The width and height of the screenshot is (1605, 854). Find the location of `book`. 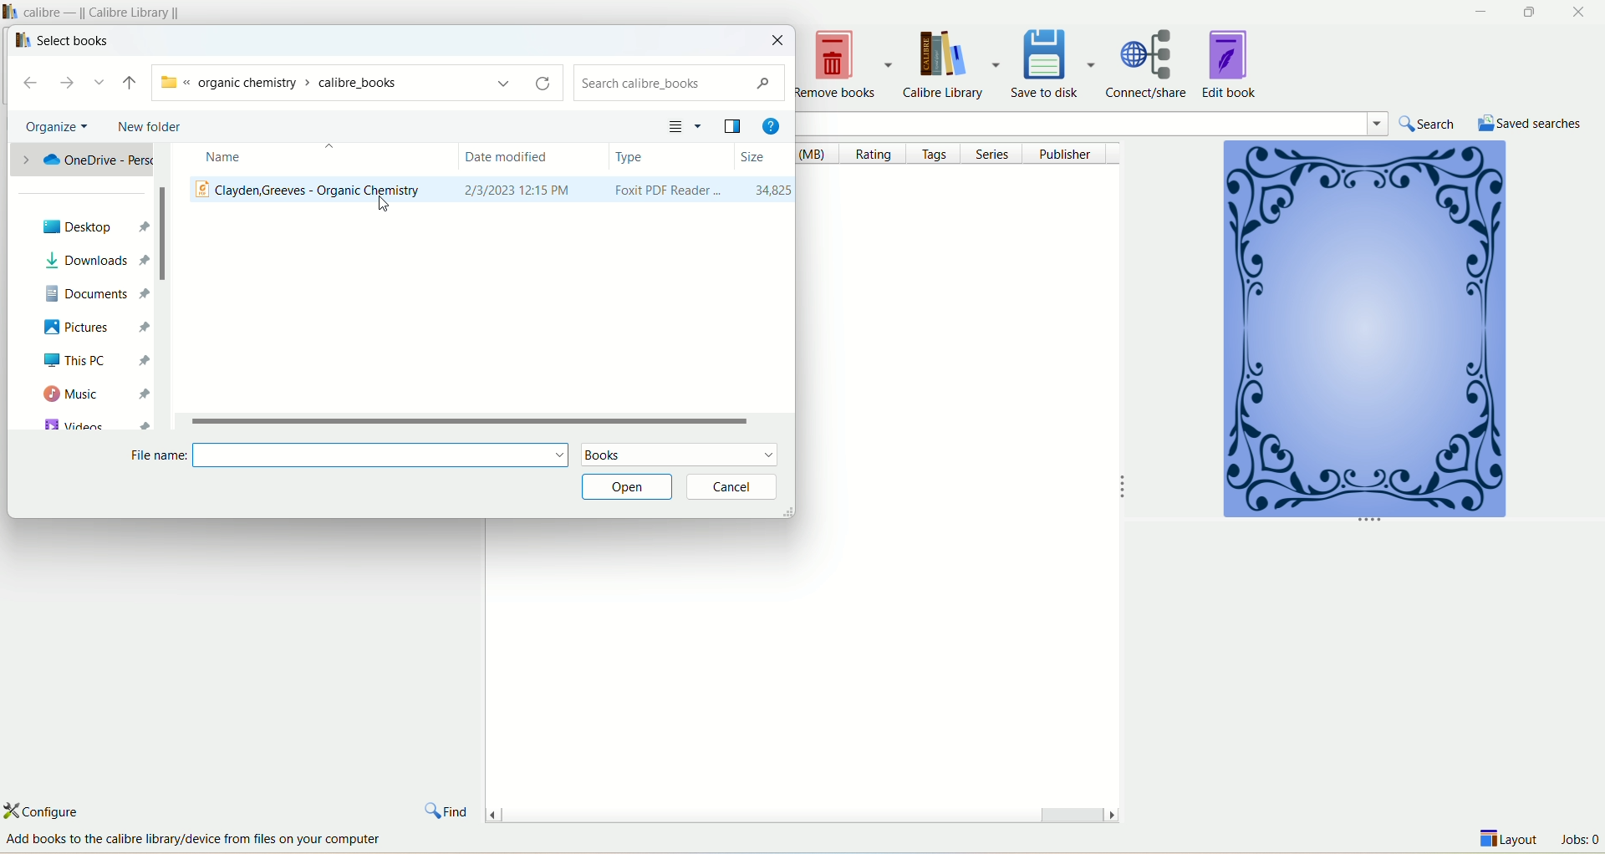

book is located at coordinates (489, 192).